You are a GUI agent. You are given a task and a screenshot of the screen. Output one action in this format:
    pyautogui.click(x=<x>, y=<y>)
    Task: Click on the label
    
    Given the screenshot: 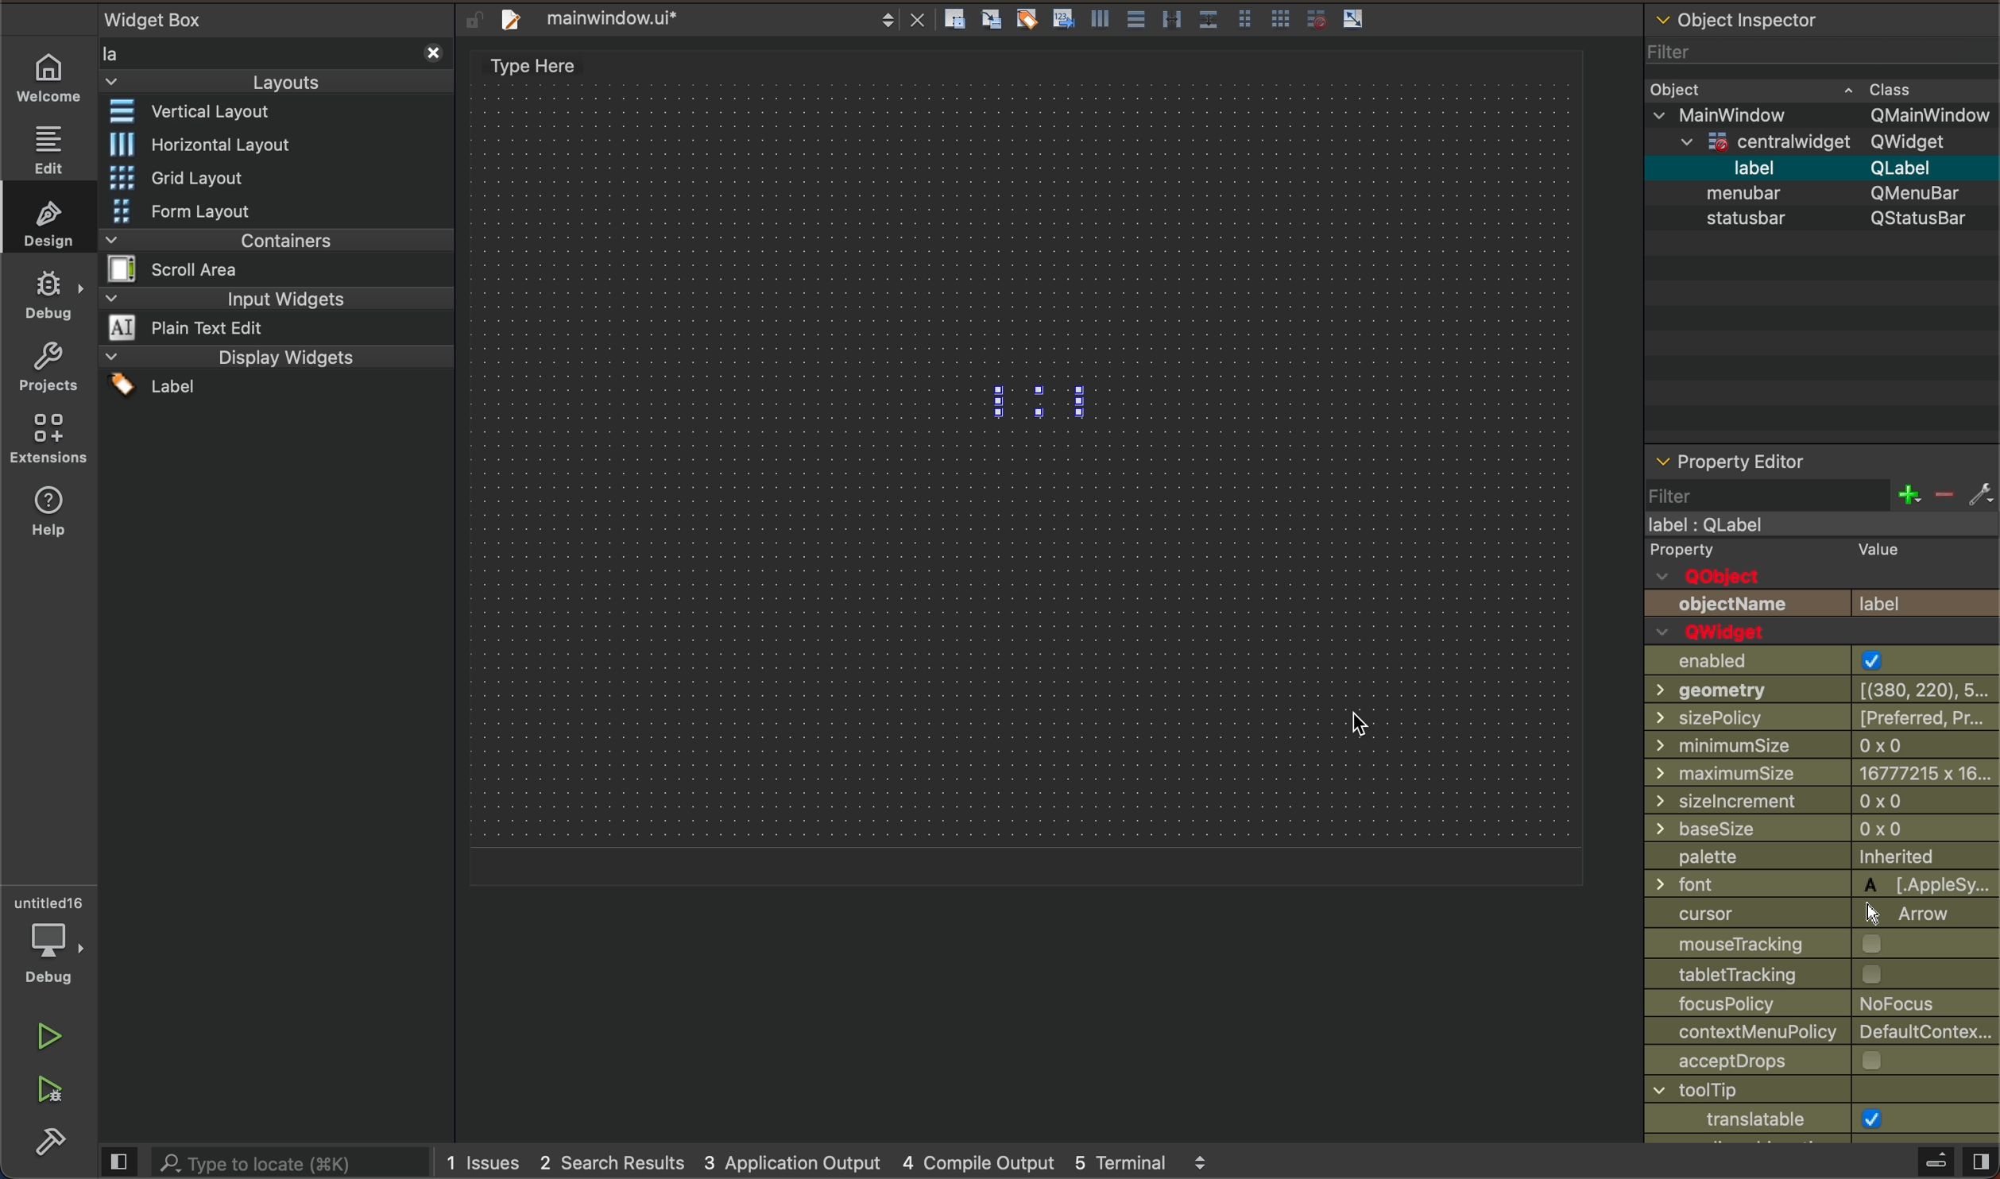 What is the action you would take?
    pyautogui.click(x=1825, y=169)
    